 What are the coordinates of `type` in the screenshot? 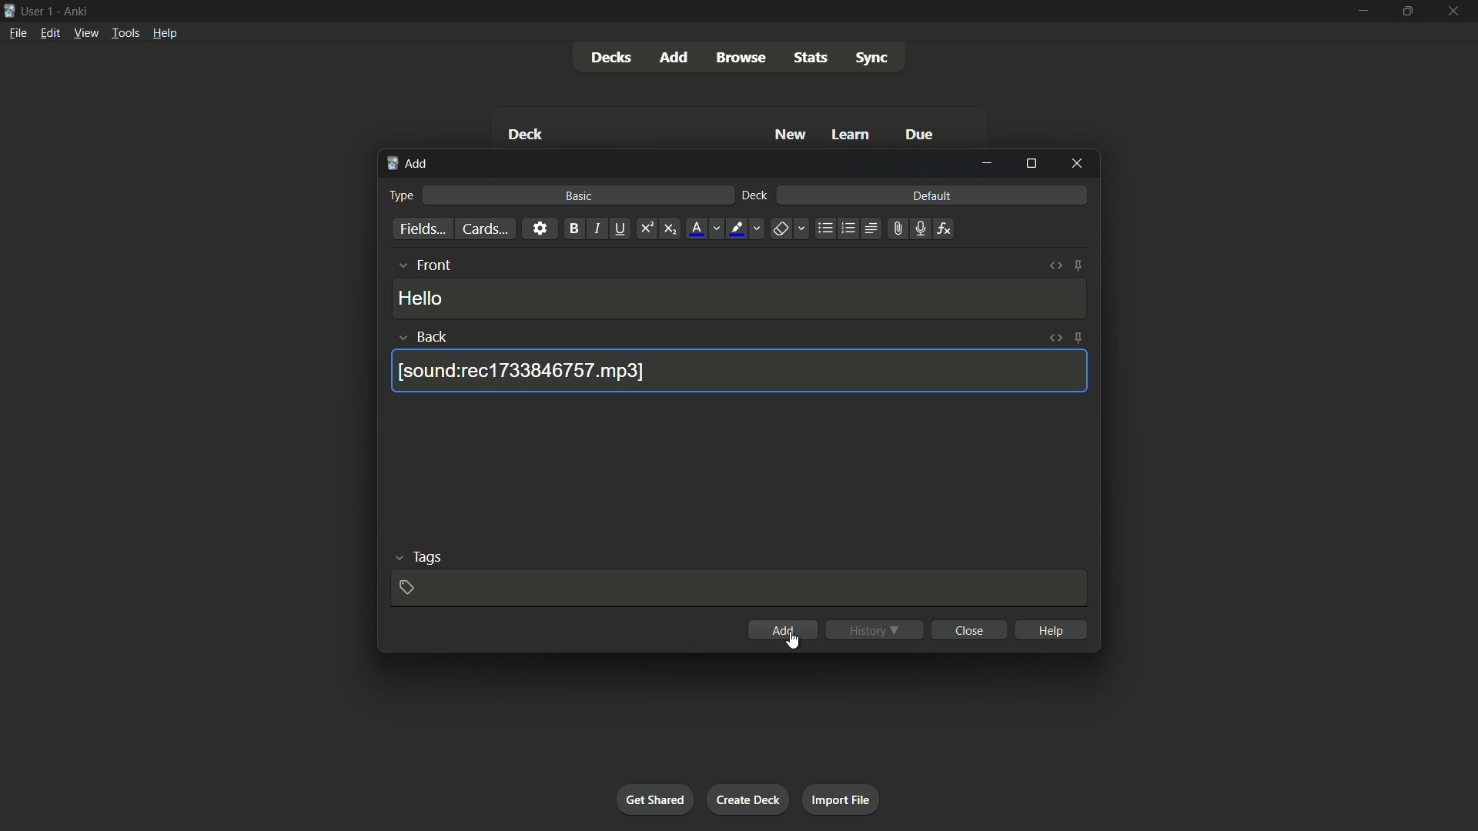 It's located at (402, 195).